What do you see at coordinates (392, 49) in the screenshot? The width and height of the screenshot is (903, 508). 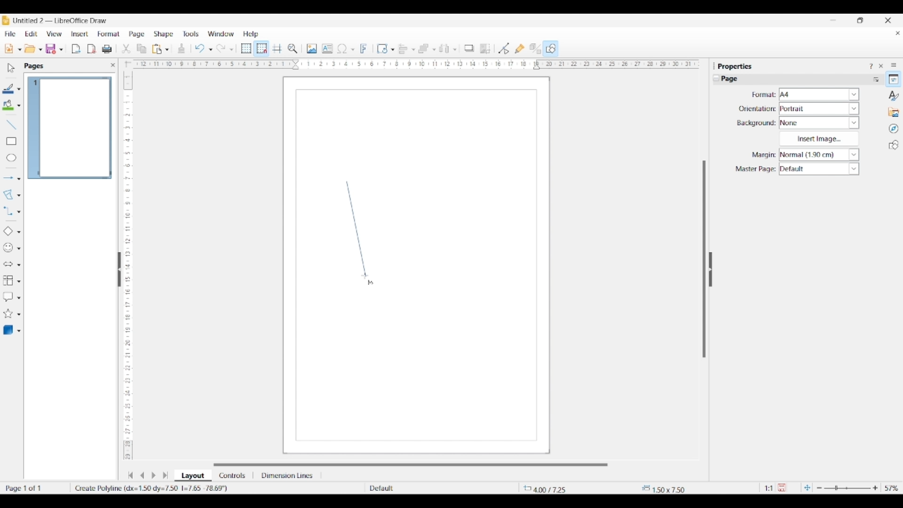 I see `Transformations option` at bounding box center [392, 49].